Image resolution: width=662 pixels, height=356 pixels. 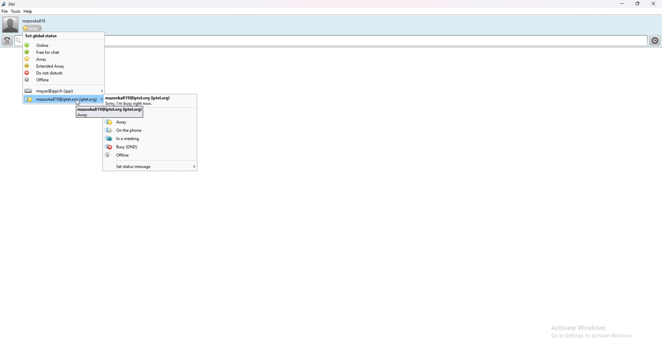 What do you see at coordinates (10, 25) in the screenshot?
I see `user photo` at bounding box center [10, 25].